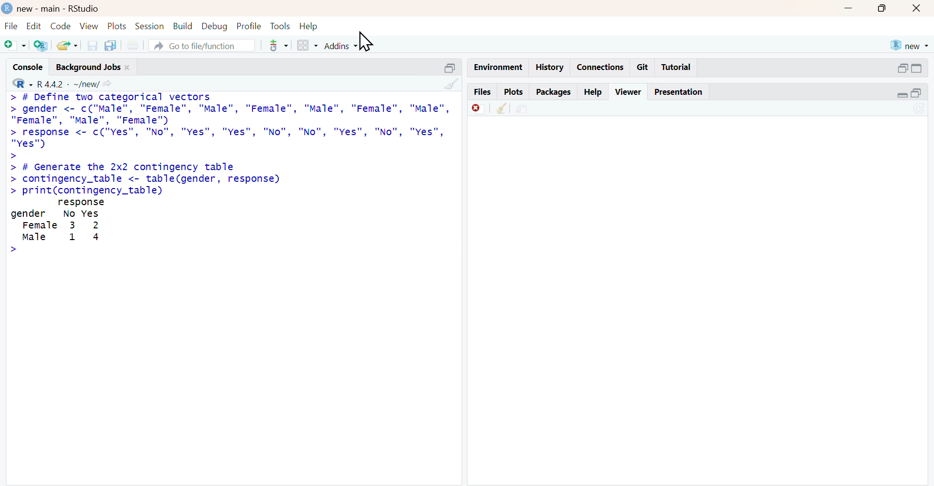 Image resolution: width=934 pixels, height=486 pixels. What do you see at coordinates (90, 26) in the screenshot?
I see `view` at bounding box center [90, 26].